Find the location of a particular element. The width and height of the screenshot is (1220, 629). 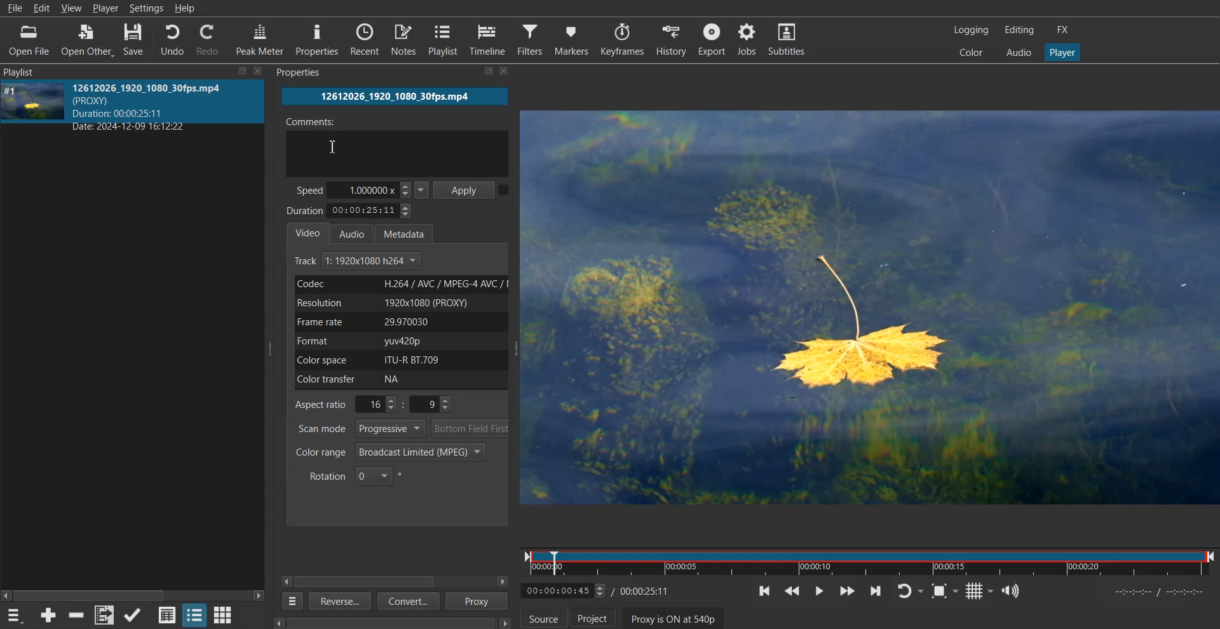

Skip to the next point is located at coordinates (876, 590).